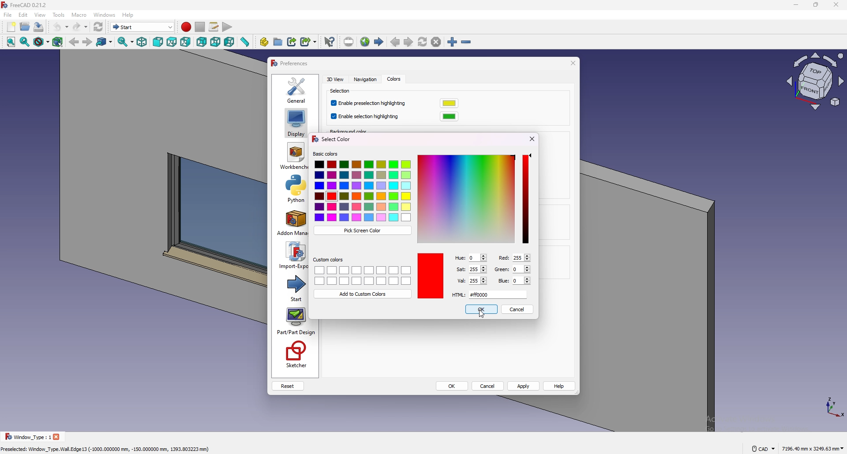 This screenshot has height=454, width=847. What do you see at coordinates (292, 189) in the screenshot?
I see `python` at bounding box center [292, 189].